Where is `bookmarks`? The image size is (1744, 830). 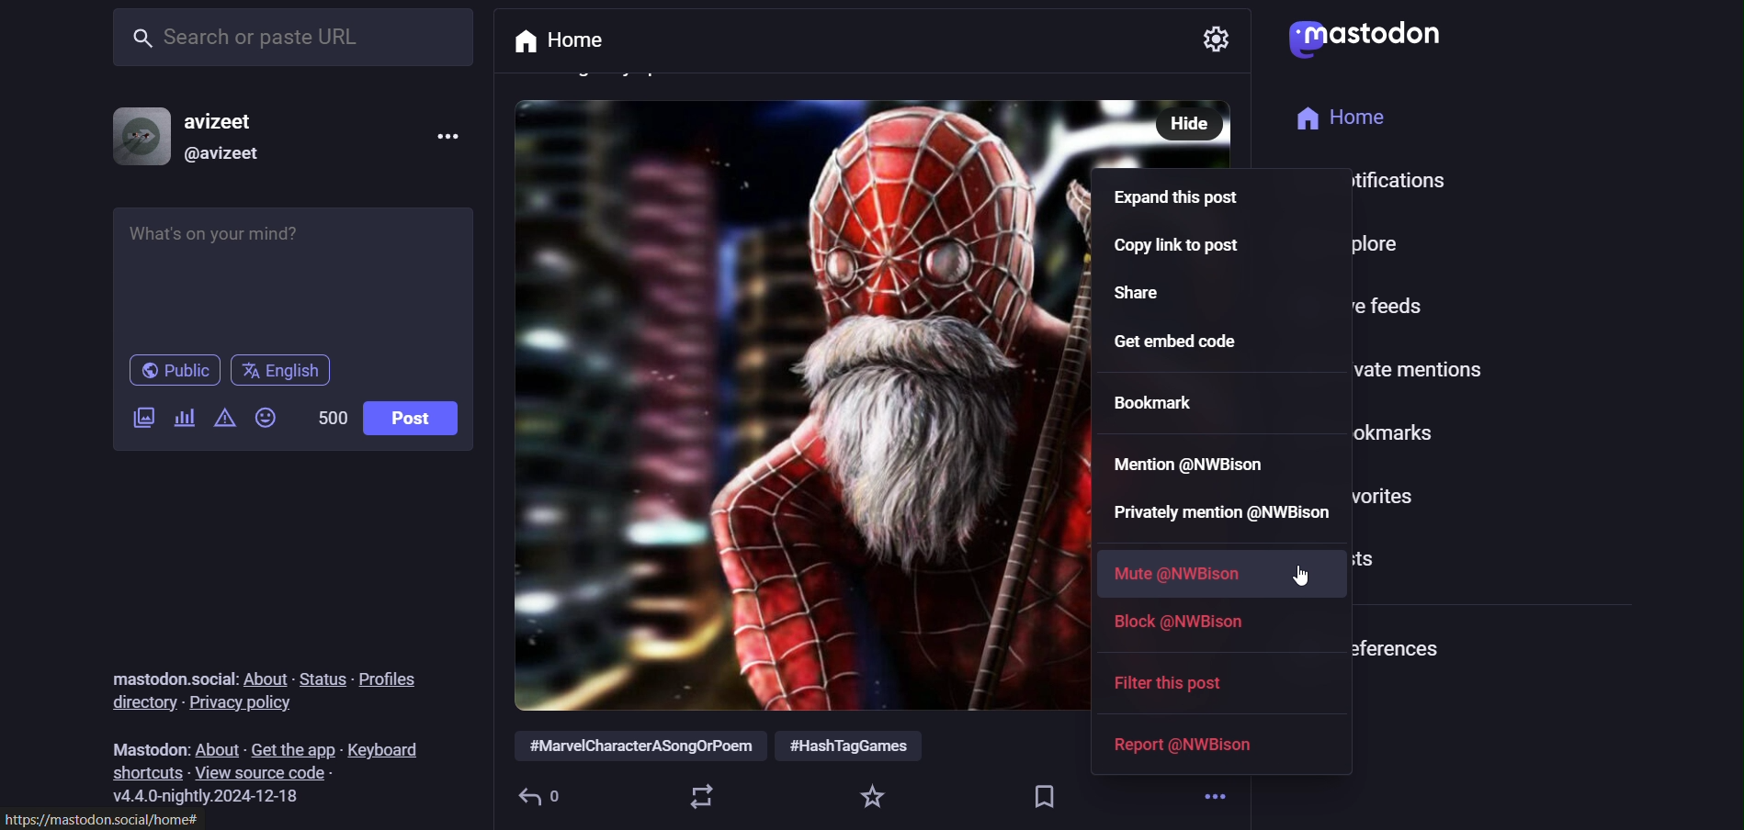 bookmarks is located at coordinates (1048, 791).